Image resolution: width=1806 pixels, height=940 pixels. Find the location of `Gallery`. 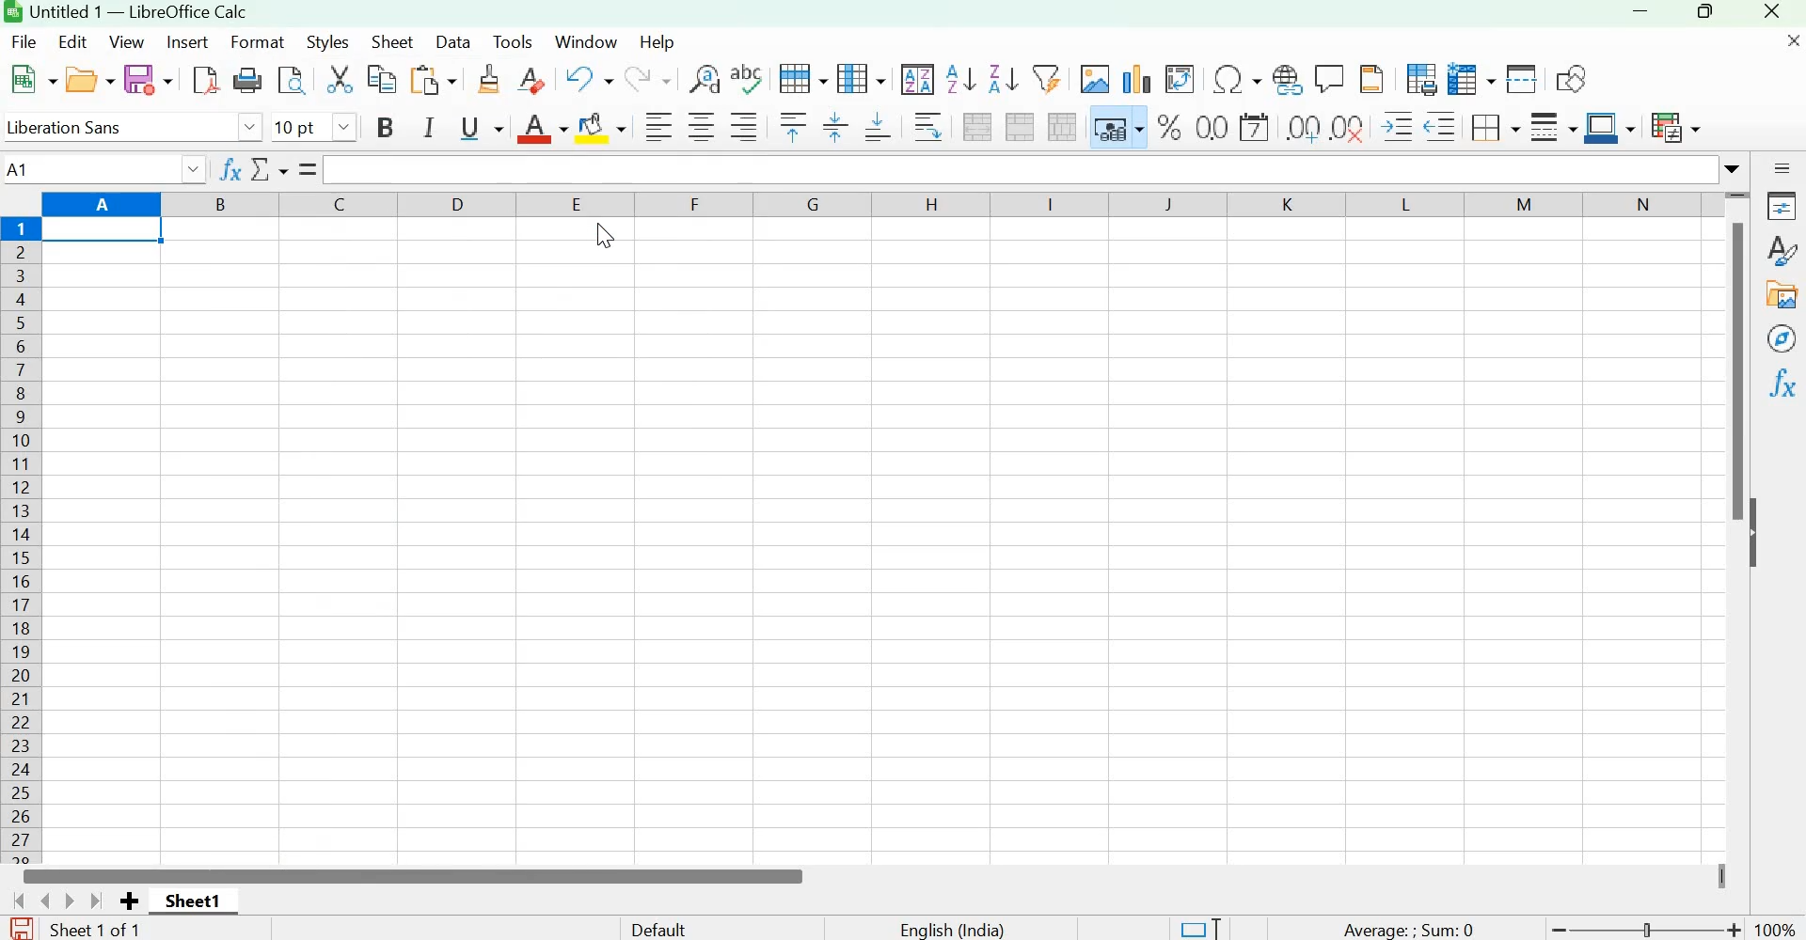

Gallery is located at coordinates (1782, 296).